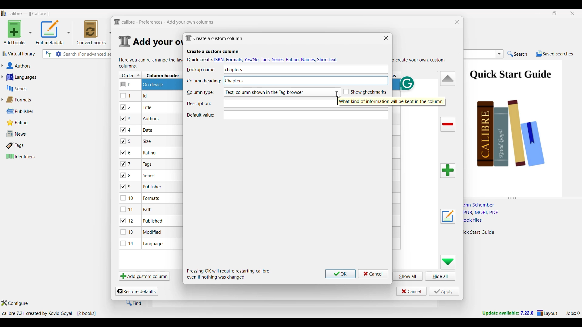  Describe the element at coordinates (229, 274) in the screenshot. I see `Description of steps following saving inputs made` at that location.